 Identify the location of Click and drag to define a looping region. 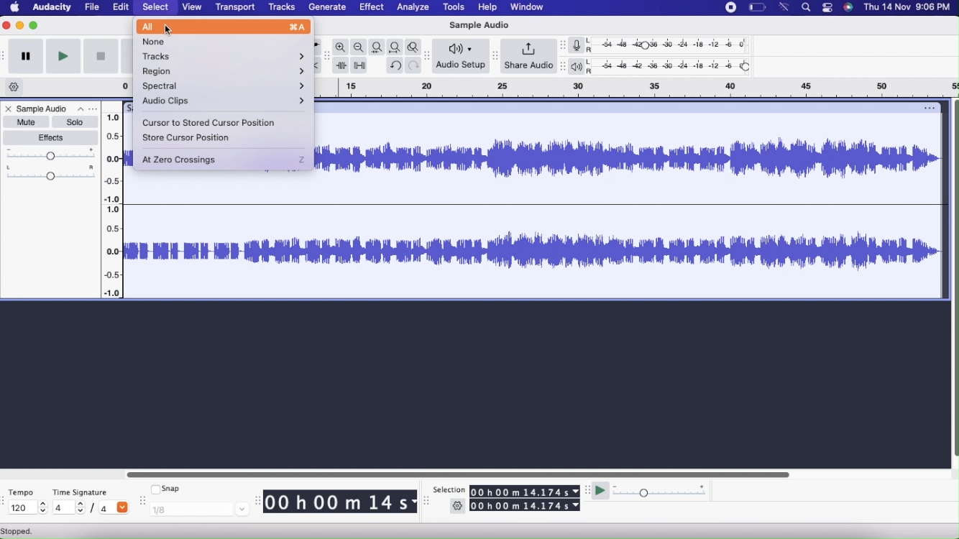
(631, 88).